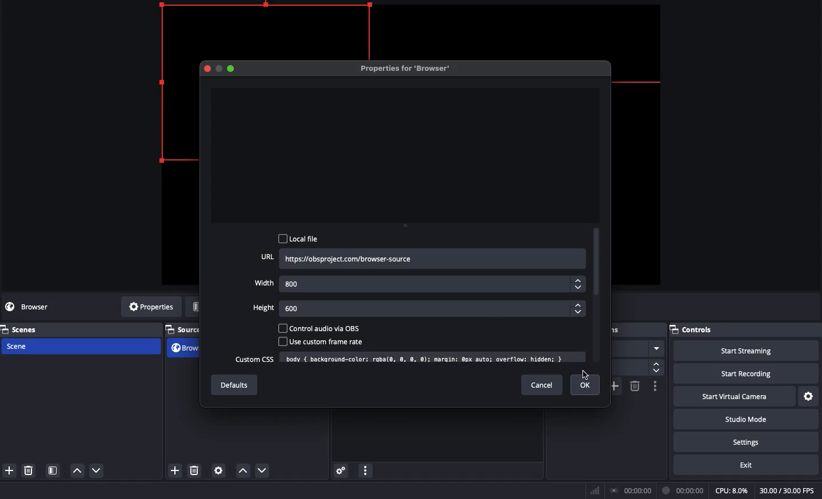 This screenshot has height=499, width=822. Describe the element at coordinates (146, 307) in the screenshot. I see `Properties` at that location.